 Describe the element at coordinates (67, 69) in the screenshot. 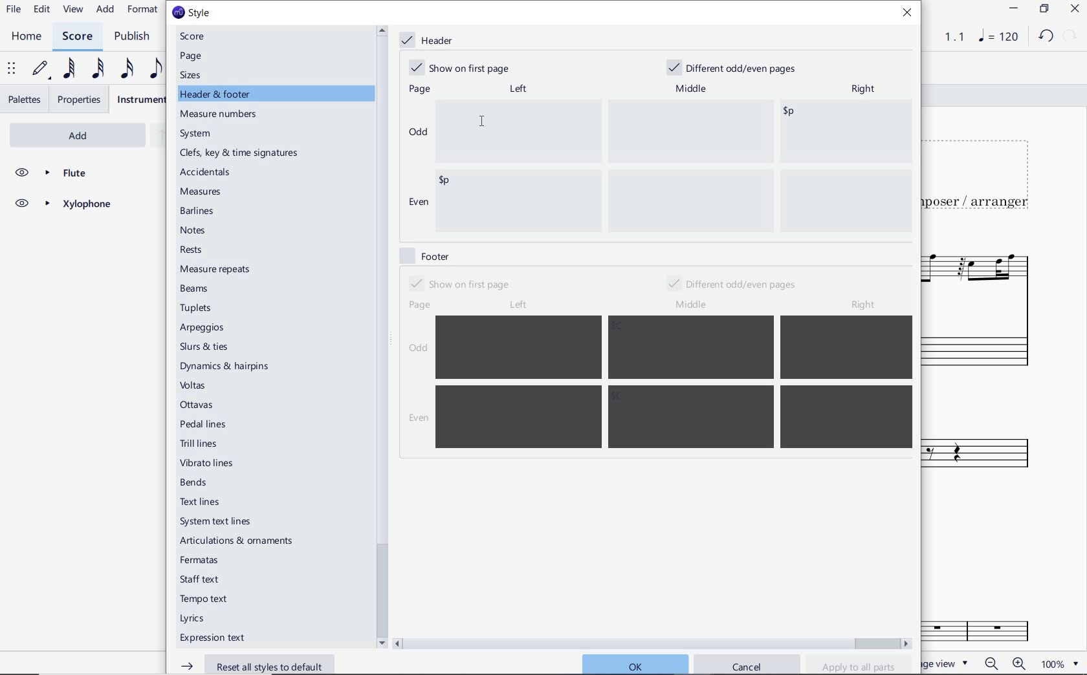

I see `64TH NOTE` at that location.